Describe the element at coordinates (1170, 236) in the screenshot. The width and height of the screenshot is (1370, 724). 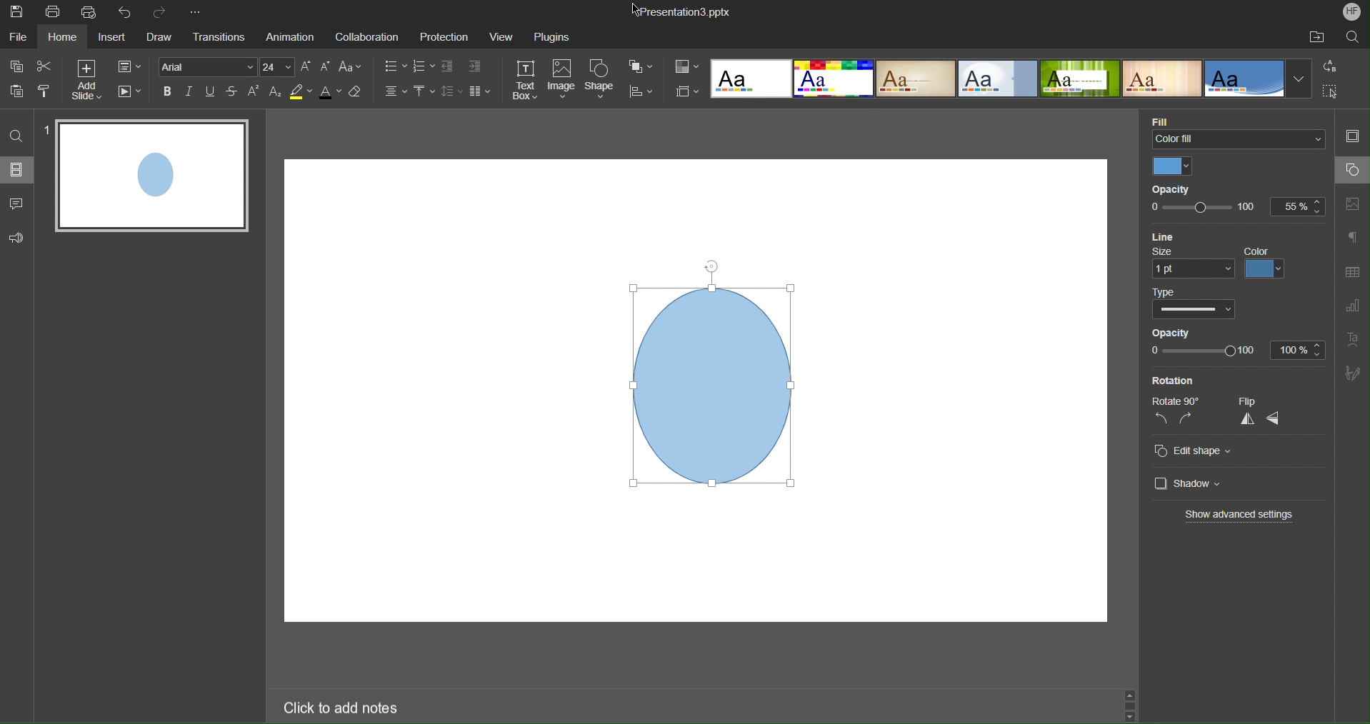
I see `Line` at that location.